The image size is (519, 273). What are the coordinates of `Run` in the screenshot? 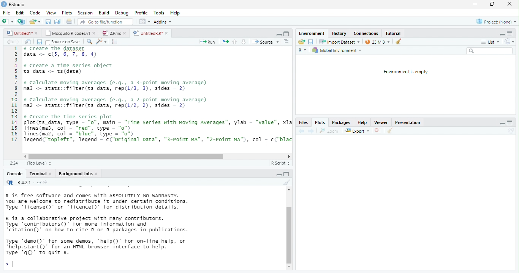 It's located at (208, 42).